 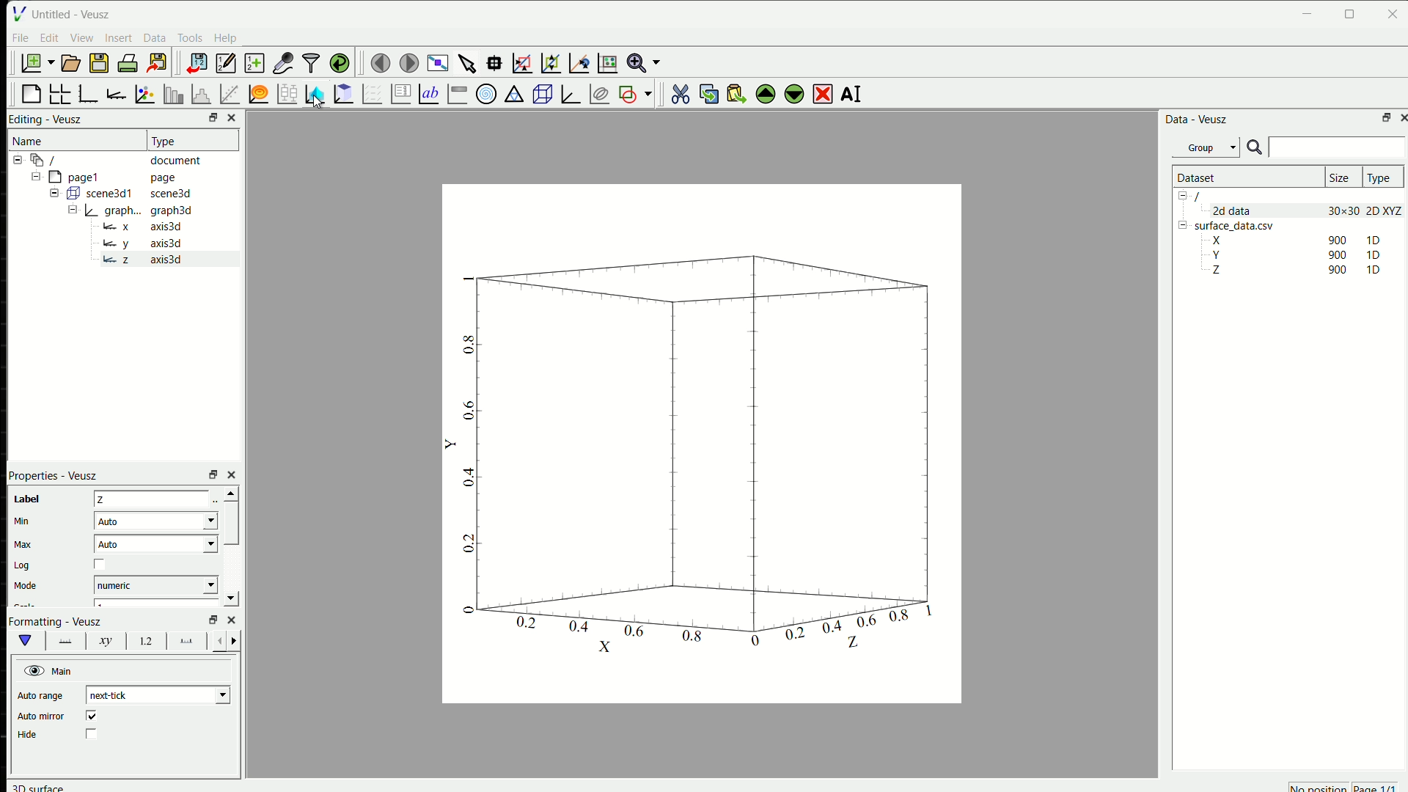 What do you see at coordinates (459, 94) in the screenshot?
I see `image color bar` at bounding box center [459, 94].